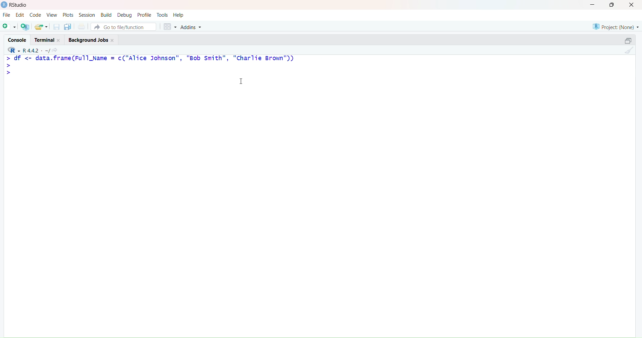 This screenshot has width=642, height=338. What do you see at coordinates (94, 39) in the screenshot?
I see `Background Jobs` at bounding box center [94, 39].